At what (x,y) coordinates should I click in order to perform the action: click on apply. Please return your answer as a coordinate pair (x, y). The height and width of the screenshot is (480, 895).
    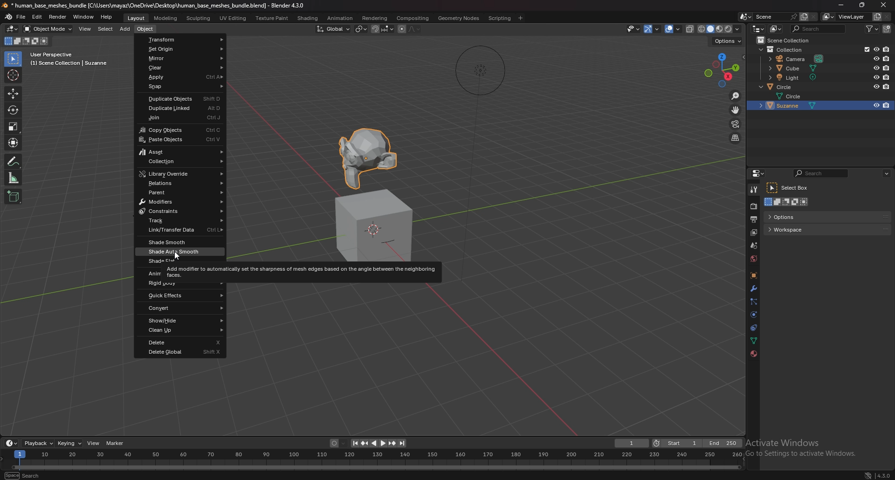
    Looking at the image, I should click on (181, 77).